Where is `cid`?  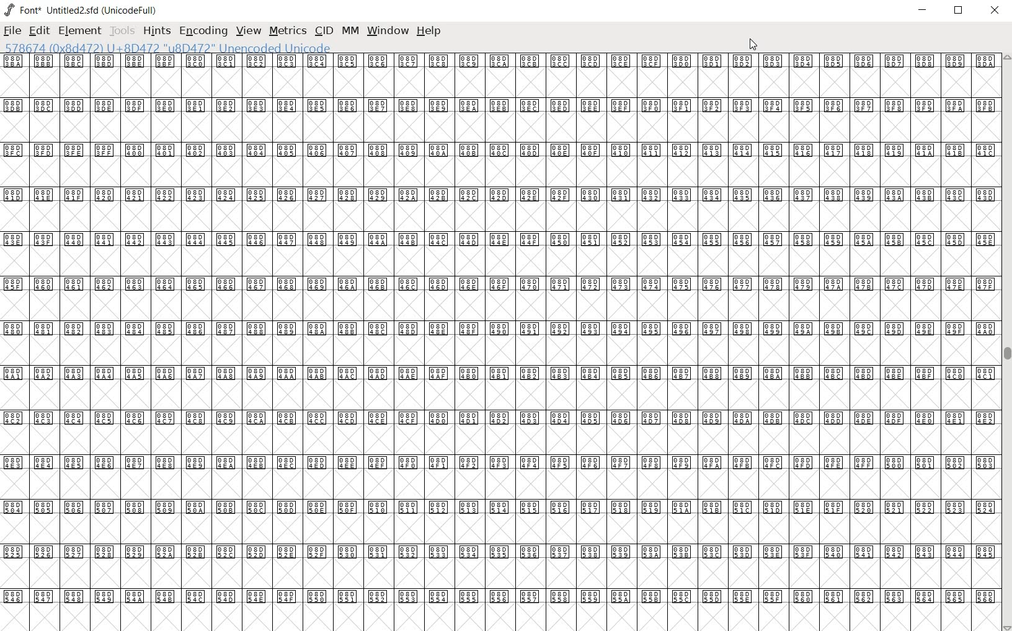 cid is located at coordinates (322, 30).